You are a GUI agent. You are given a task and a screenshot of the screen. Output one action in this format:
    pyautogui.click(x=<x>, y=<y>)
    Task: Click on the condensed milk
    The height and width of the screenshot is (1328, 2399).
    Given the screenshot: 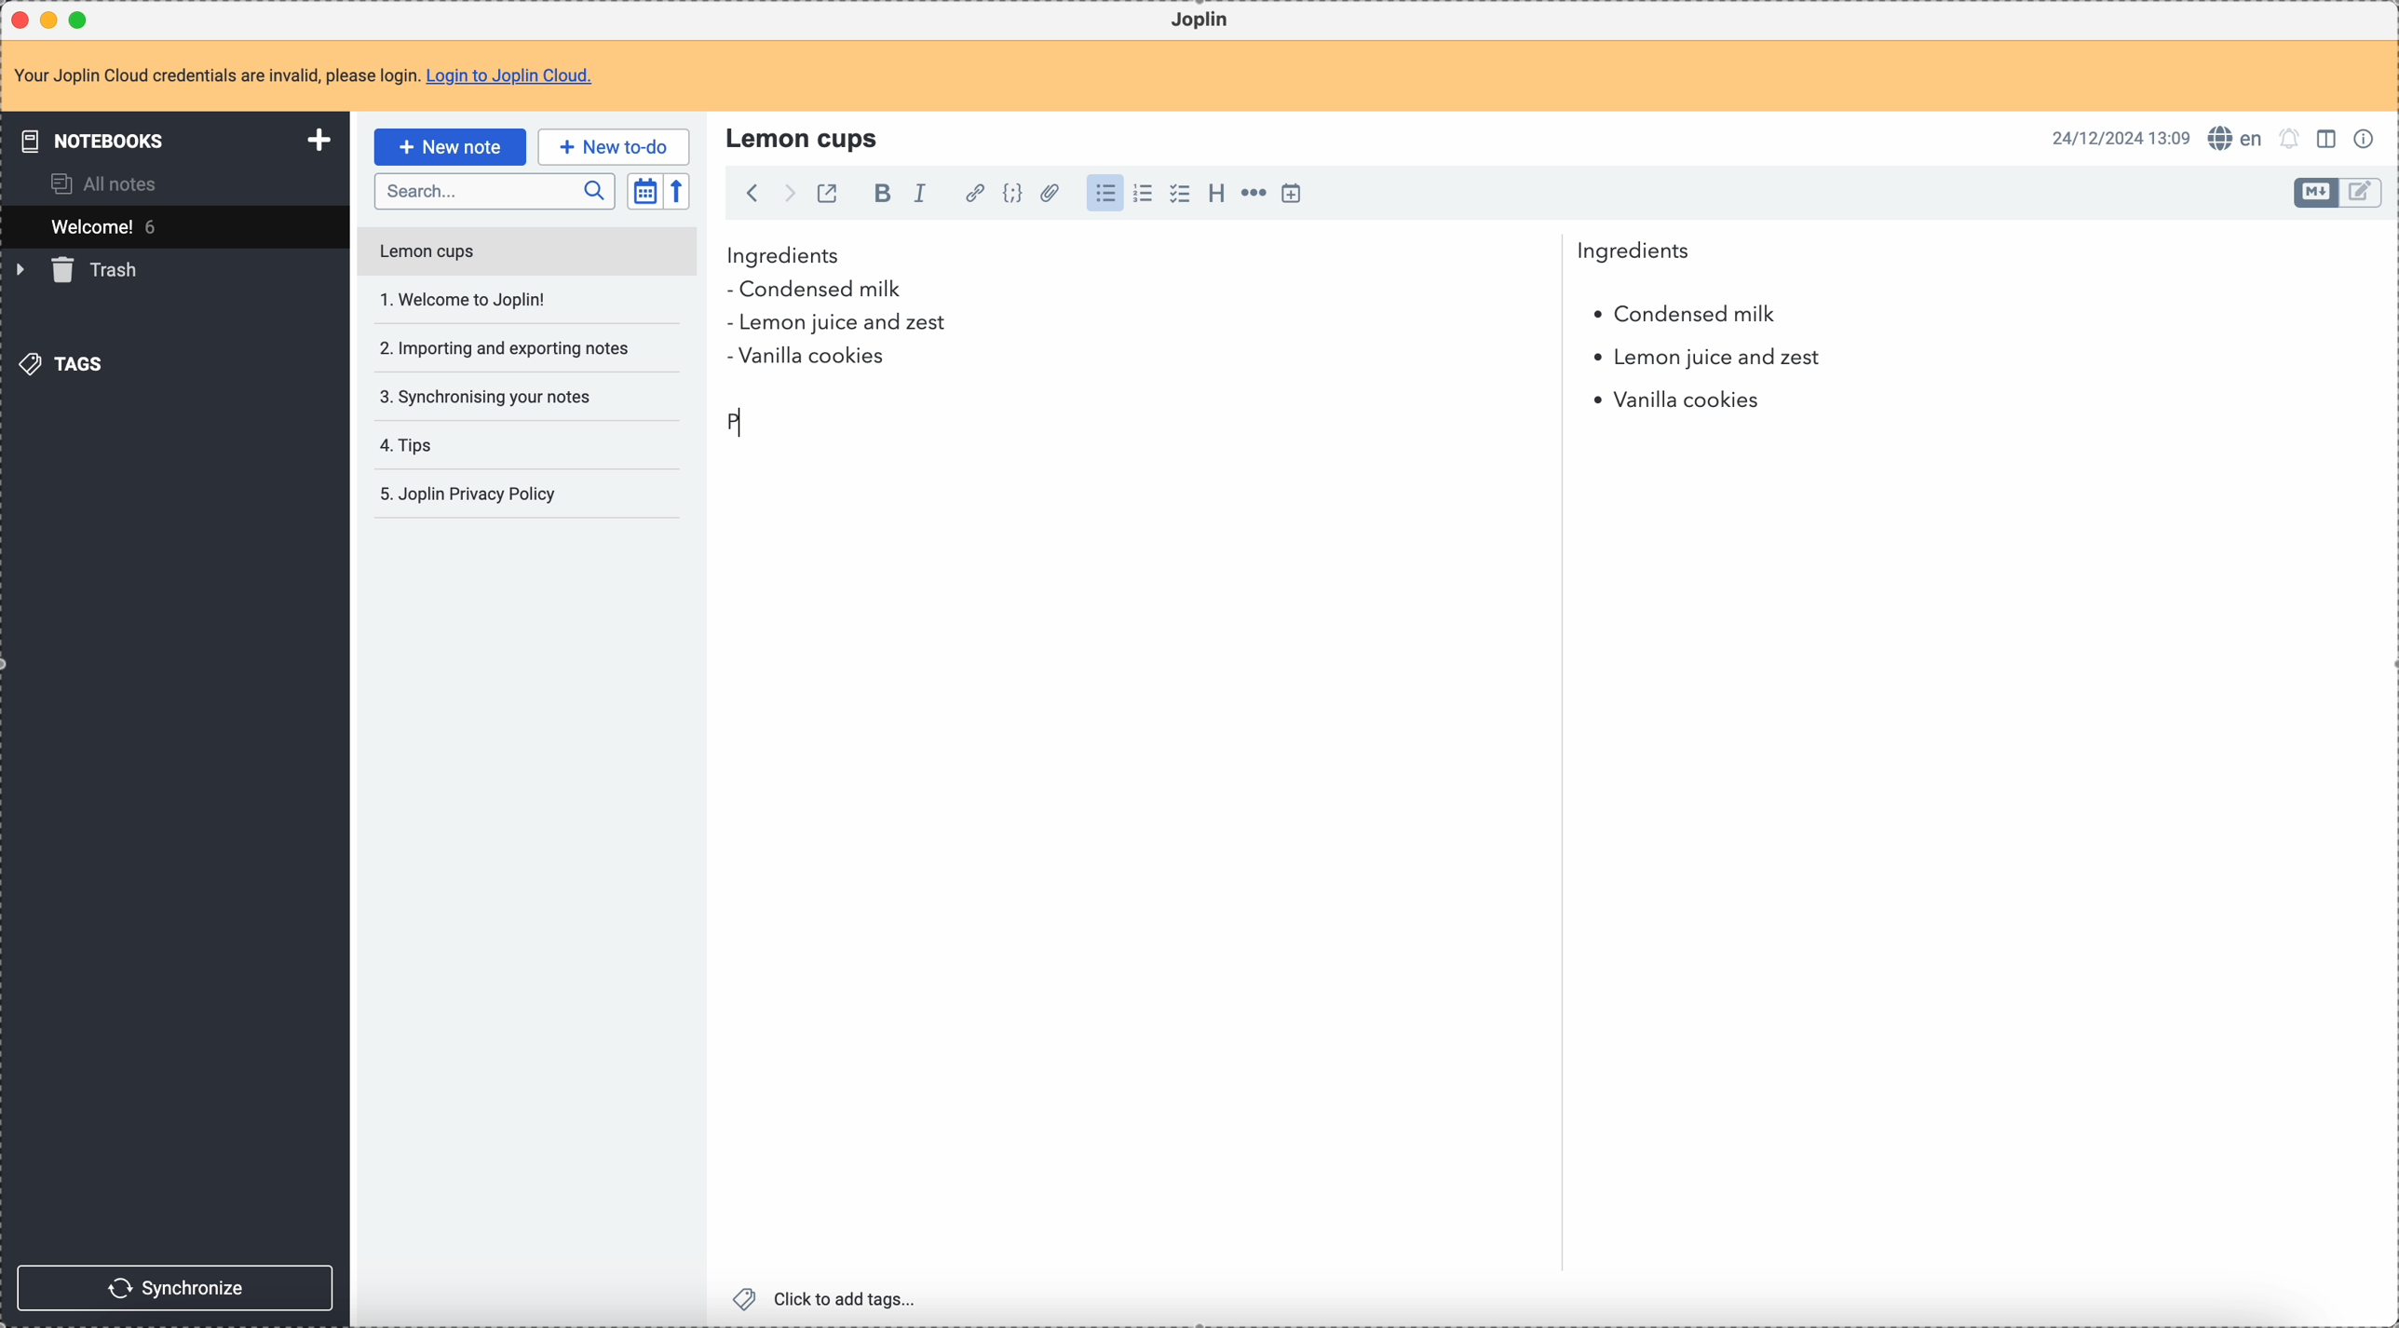 What is the action you would take?
    pyautogui.click(x=1683, y=315)
    